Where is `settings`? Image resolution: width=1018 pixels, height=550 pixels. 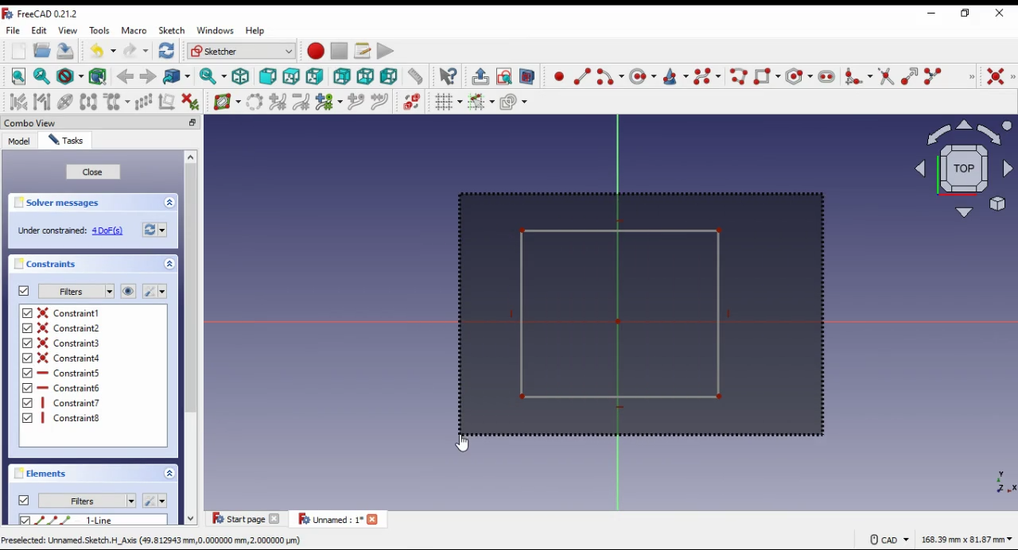
settings is located at coordinates (154, 291).